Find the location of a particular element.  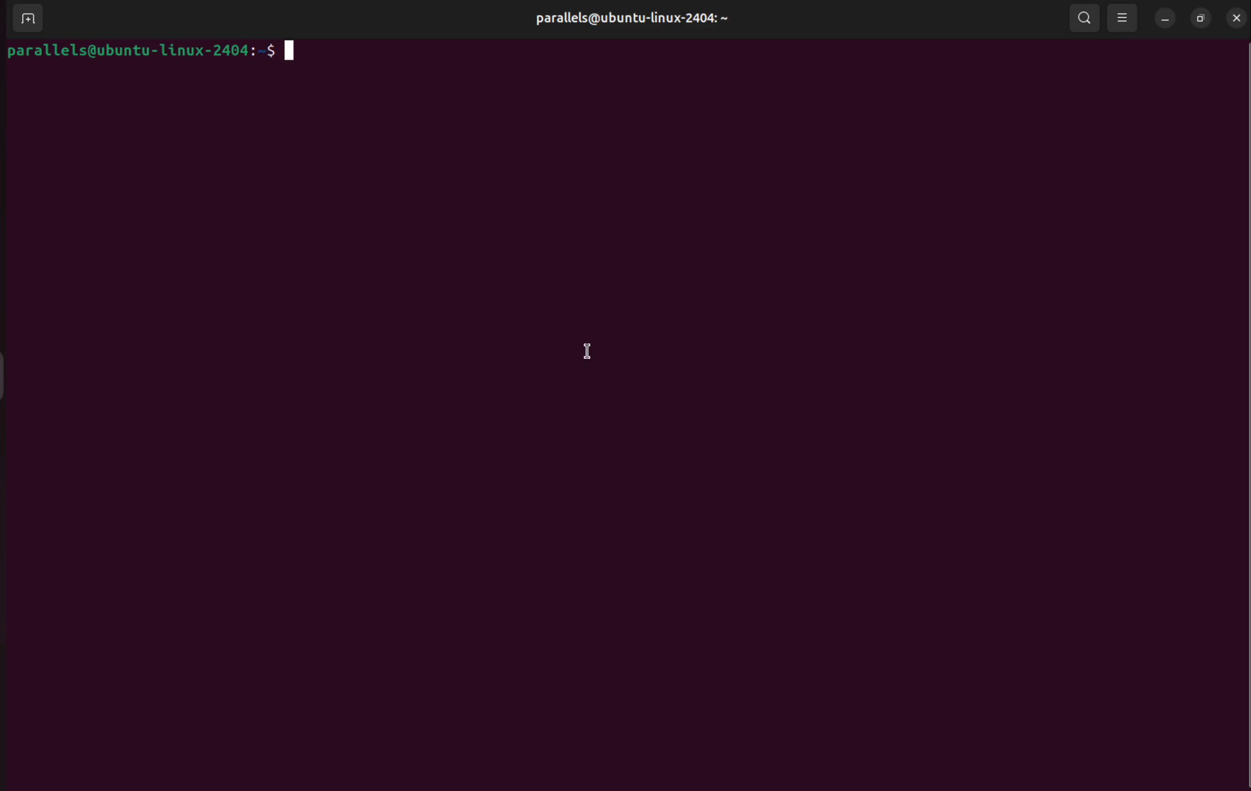

minimize is located at coordinates (1164, 19).